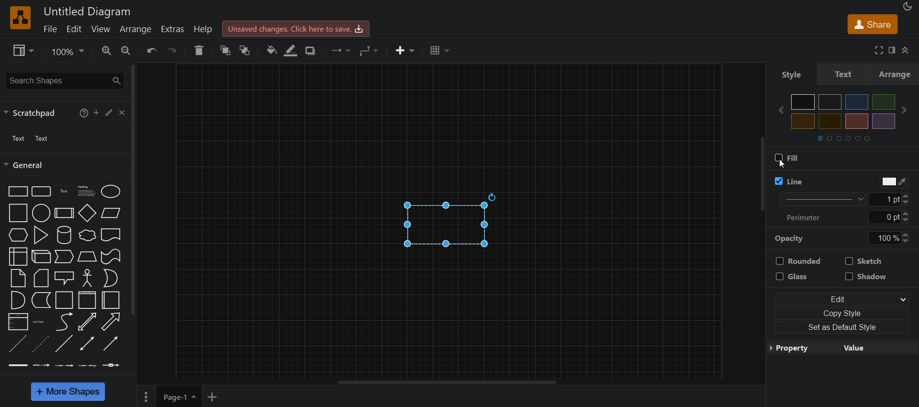 The height and width of the screenshot is (407, 919). What do you see at coordinates (111, 300) in the screenshot?
I see `horizontal container` at bounding box center [111, 300].